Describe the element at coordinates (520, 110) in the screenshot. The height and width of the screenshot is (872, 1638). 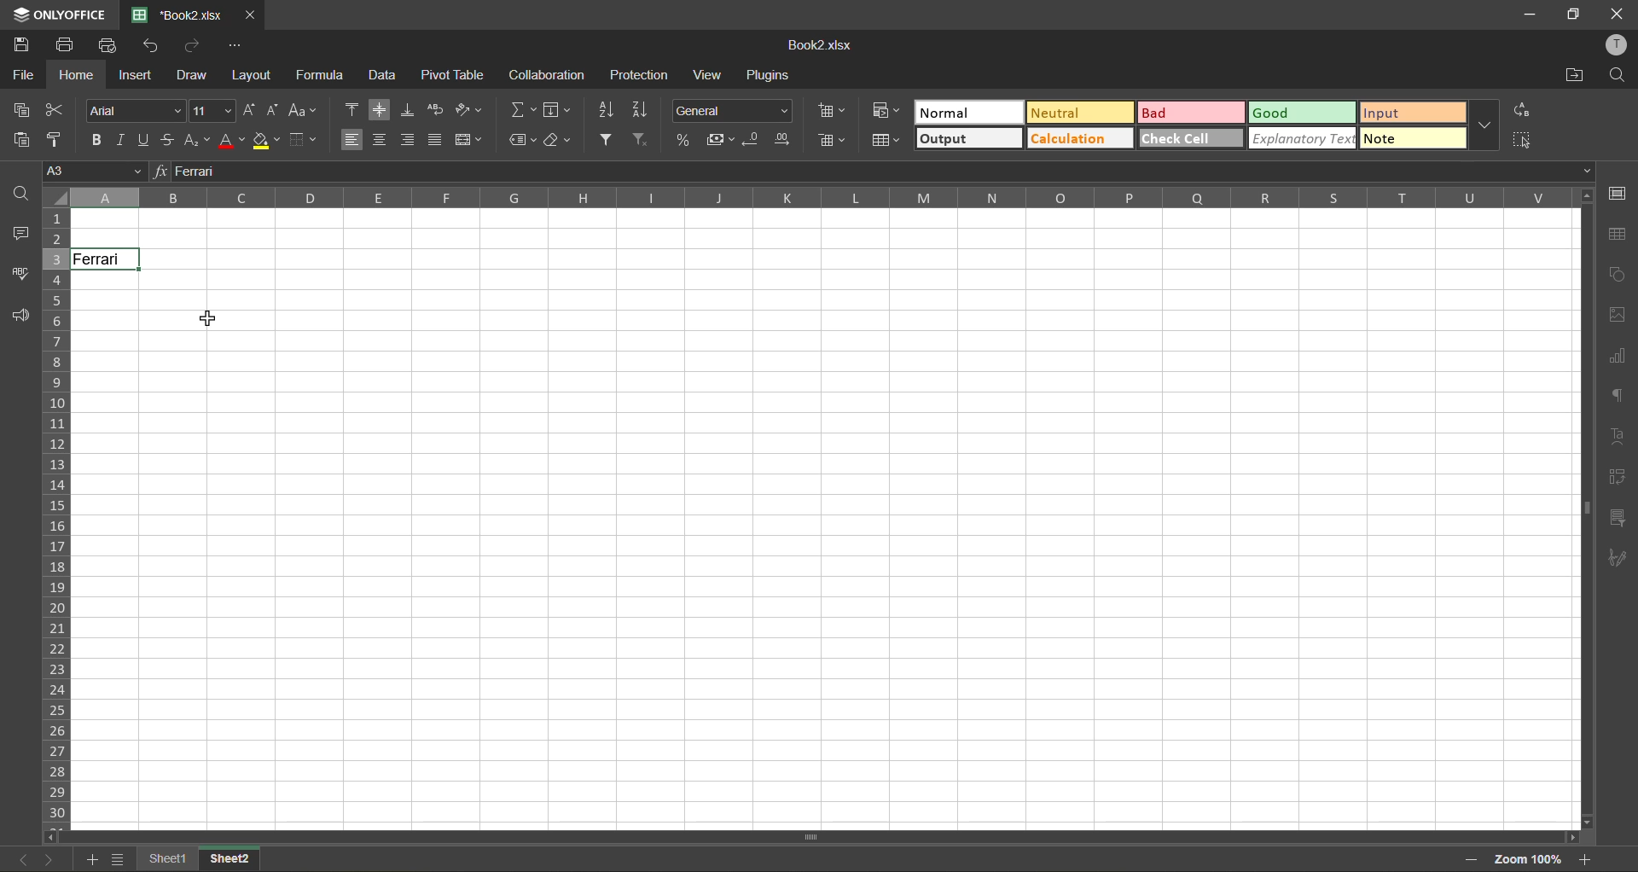
I see `summation` at that location.